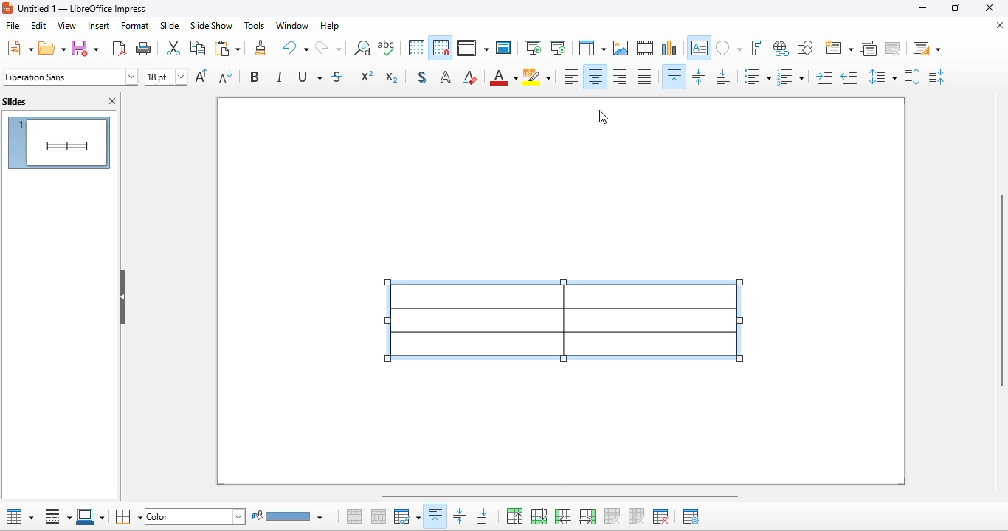 The image size is (1008, 531). Describe the element at coordinates (227, 48) in the screenshot. I see `paste` at that location.